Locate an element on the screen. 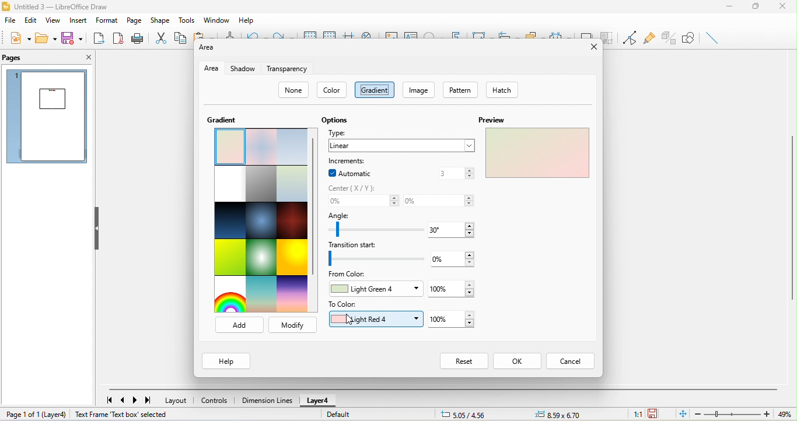 This screenshot has width=797, height=421. align object  is located at coordinates (506, 33).